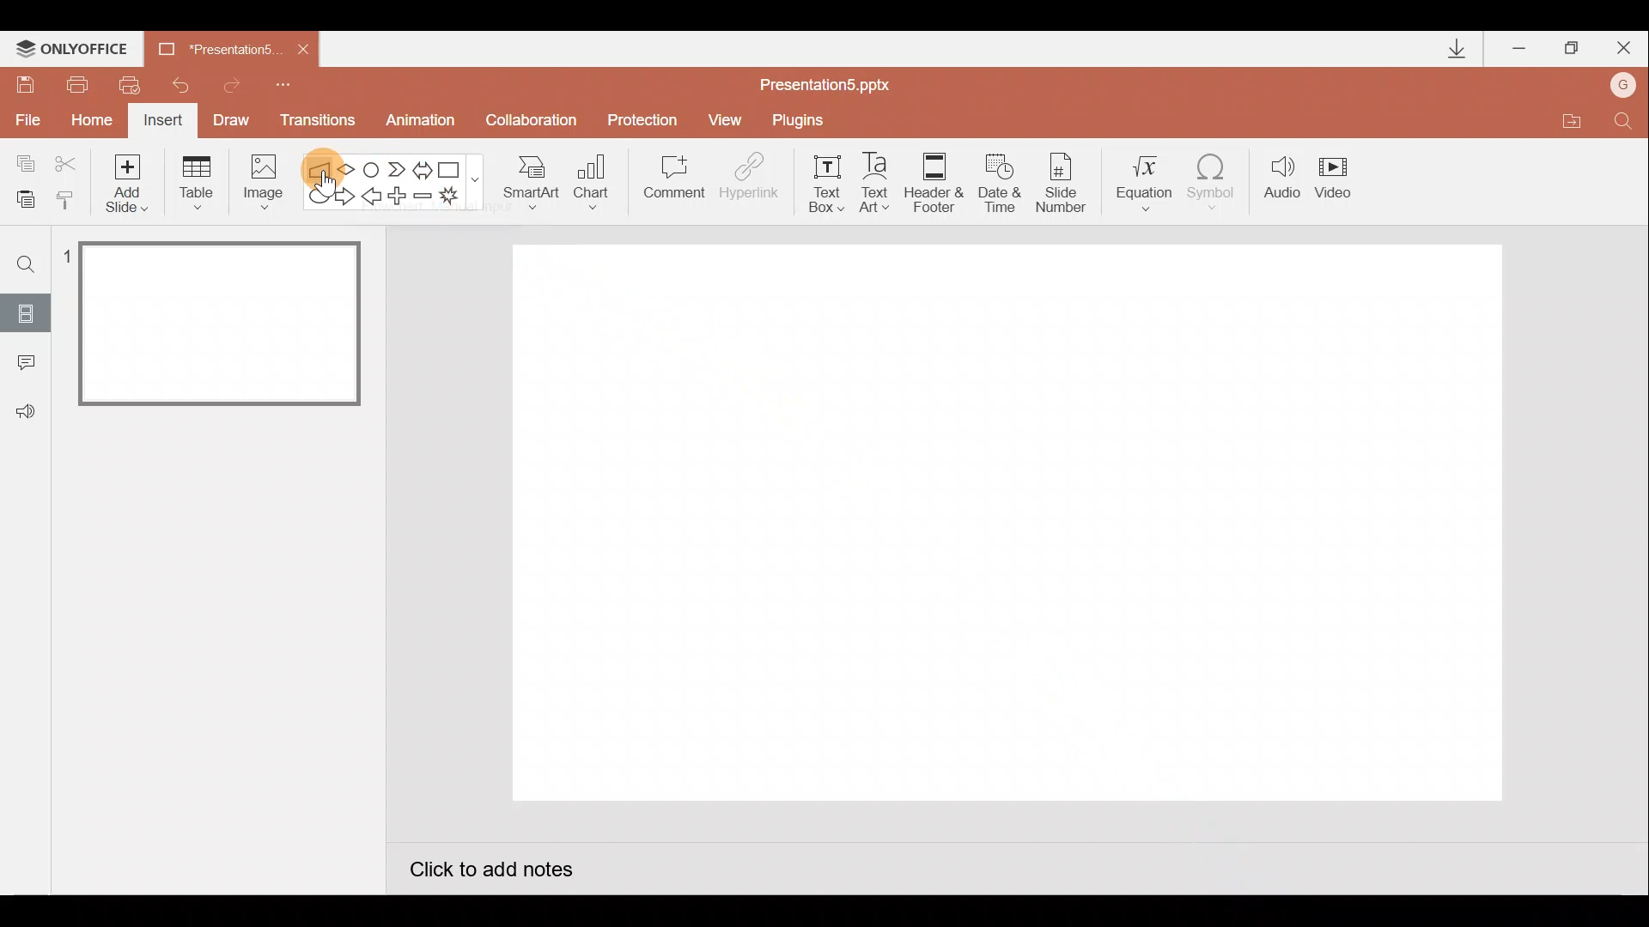 The height and width of the screenshot is (927, 1649). What do you see at coordinates (424, 199) in the screenshot?
I see `Minus` at bounding box center [424, 199].